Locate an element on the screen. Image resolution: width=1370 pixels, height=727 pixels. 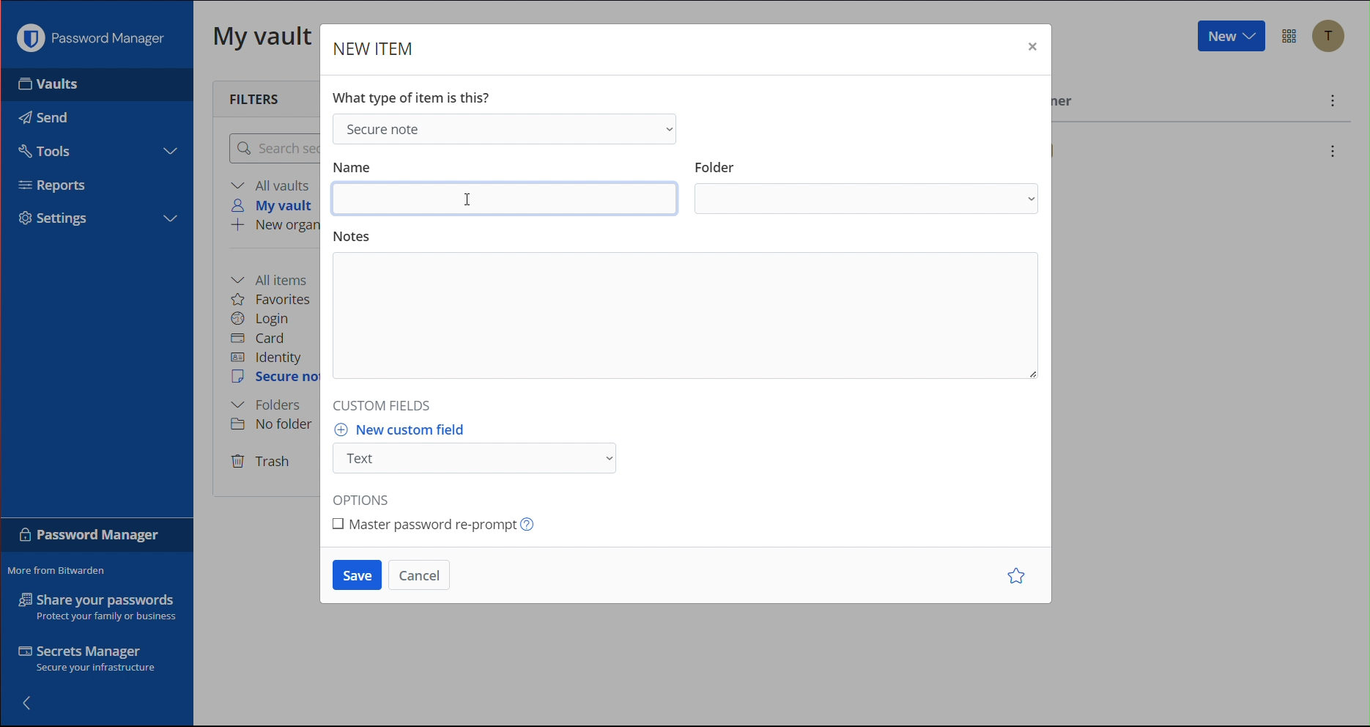
Options is located at coordinates (1291, 37).